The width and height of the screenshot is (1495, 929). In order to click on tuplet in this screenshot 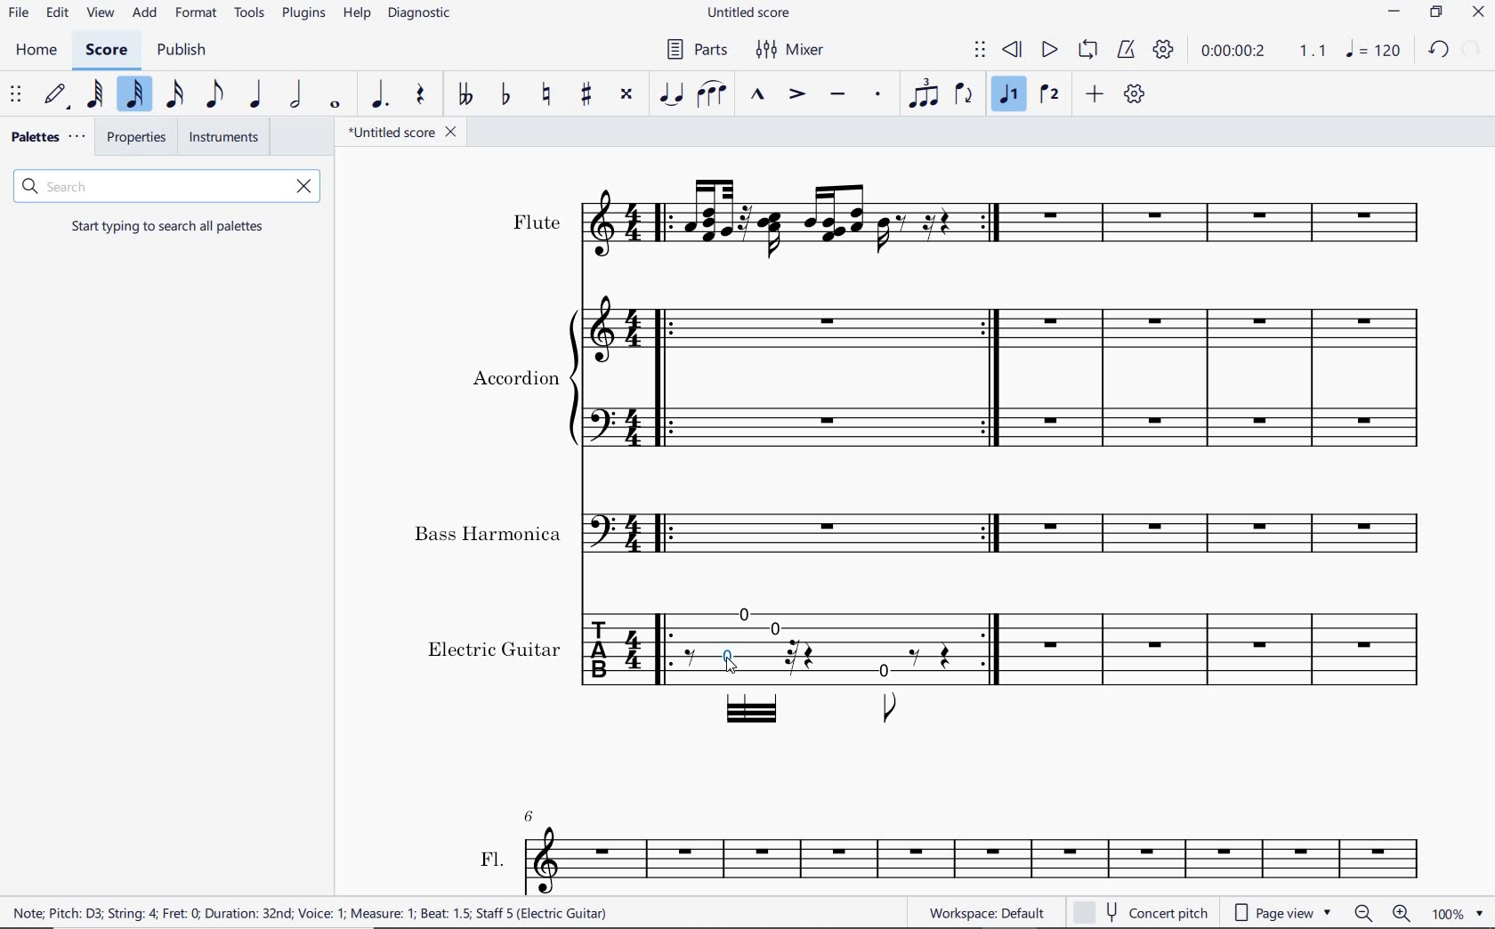, I will do `click(919, 95)`.